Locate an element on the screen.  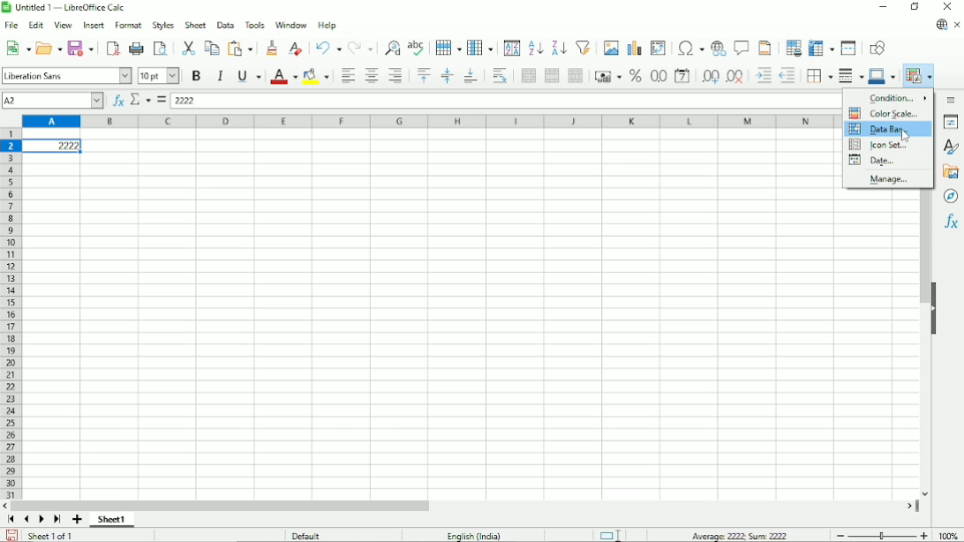
Print is located at coordinates (136, 49).